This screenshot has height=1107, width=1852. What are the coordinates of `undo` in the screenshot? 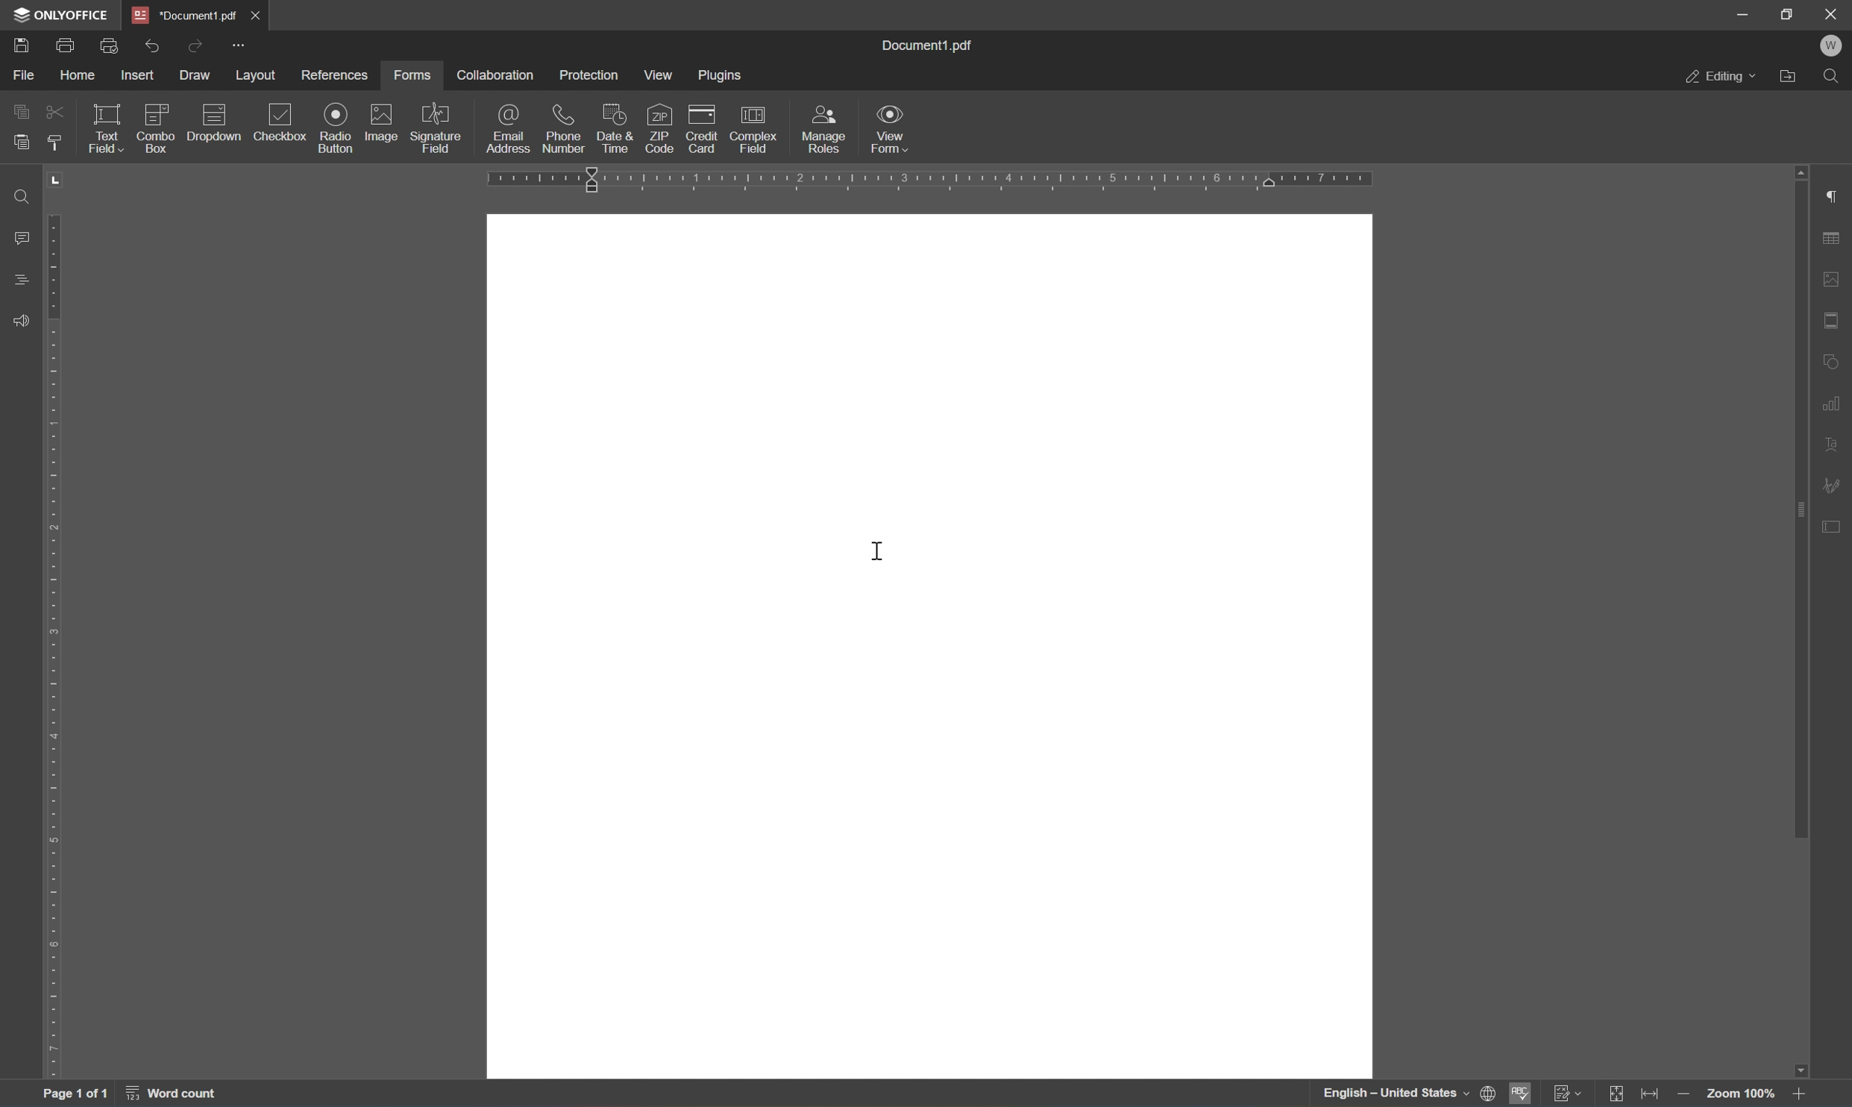 It's located at (154, 46).